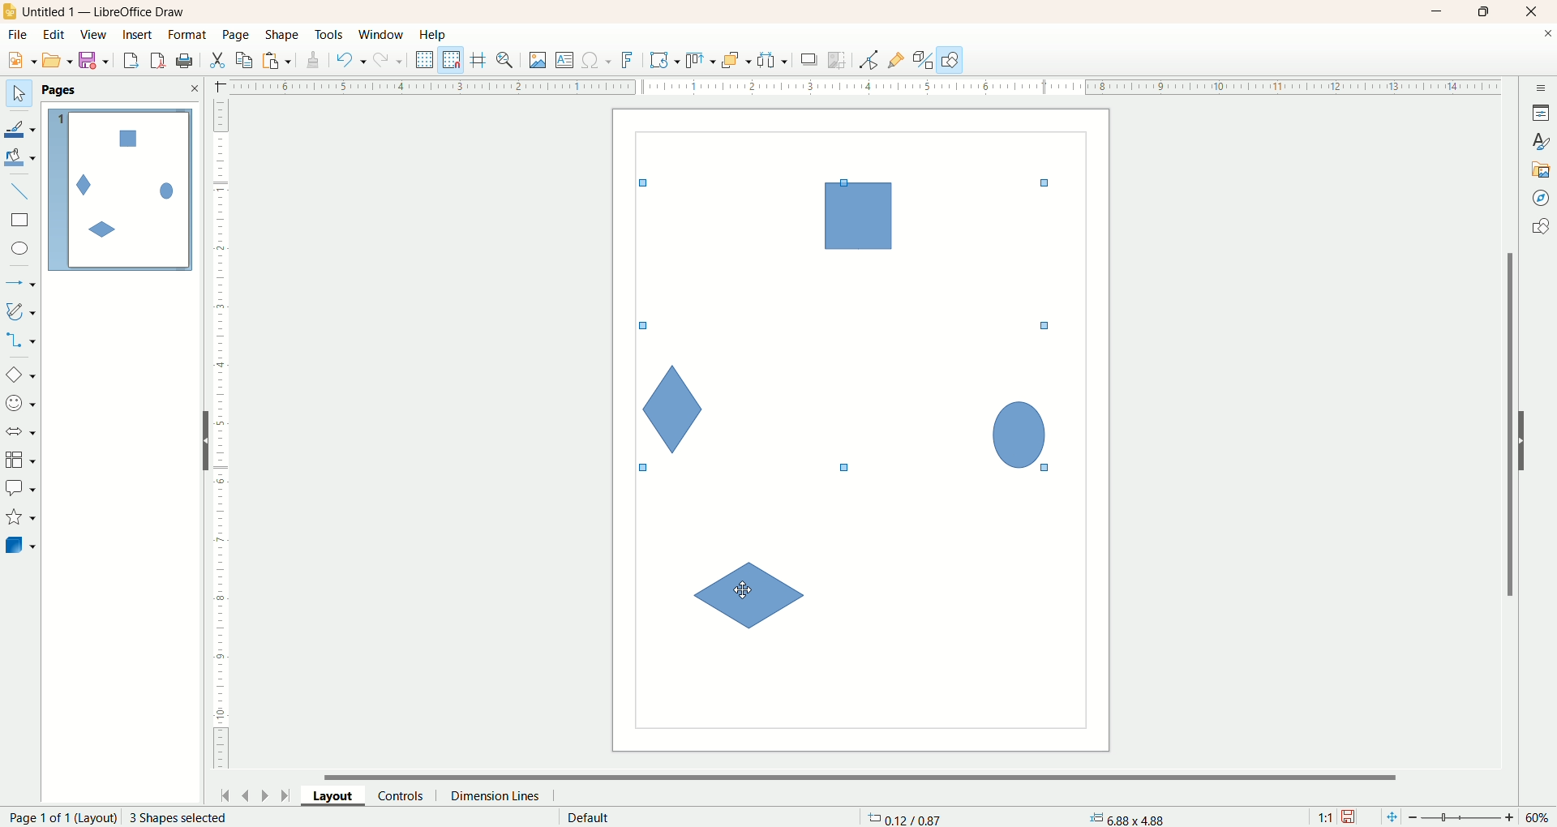 Image resolution: width=1557 pixels, height=827 pixels. What do you see at coordinates (598, 61) in the screenshot?
I see `special character` at bounding box center [598, 61].